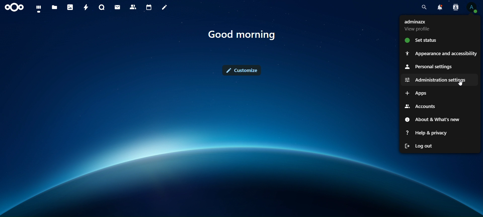 This screenshot has height=217, width=483. What do you see at coordinates (434, 119) in the screenshot?
I see `about & what's new` at bounding box center [434, 119].